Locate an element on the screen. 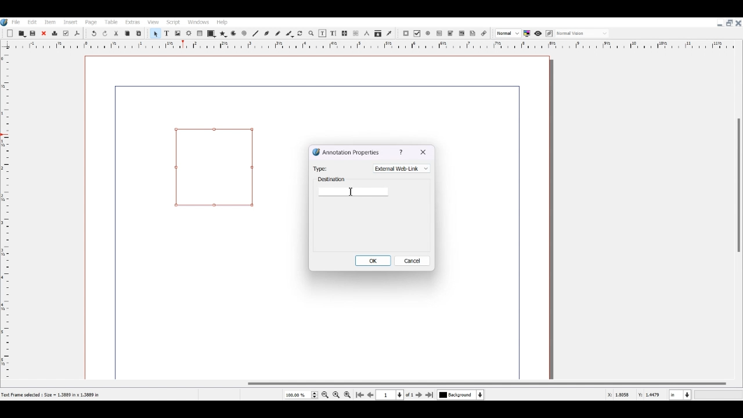 The width and height of the screenshot is (743, 418). Delete is located at coordinates (54, 34).